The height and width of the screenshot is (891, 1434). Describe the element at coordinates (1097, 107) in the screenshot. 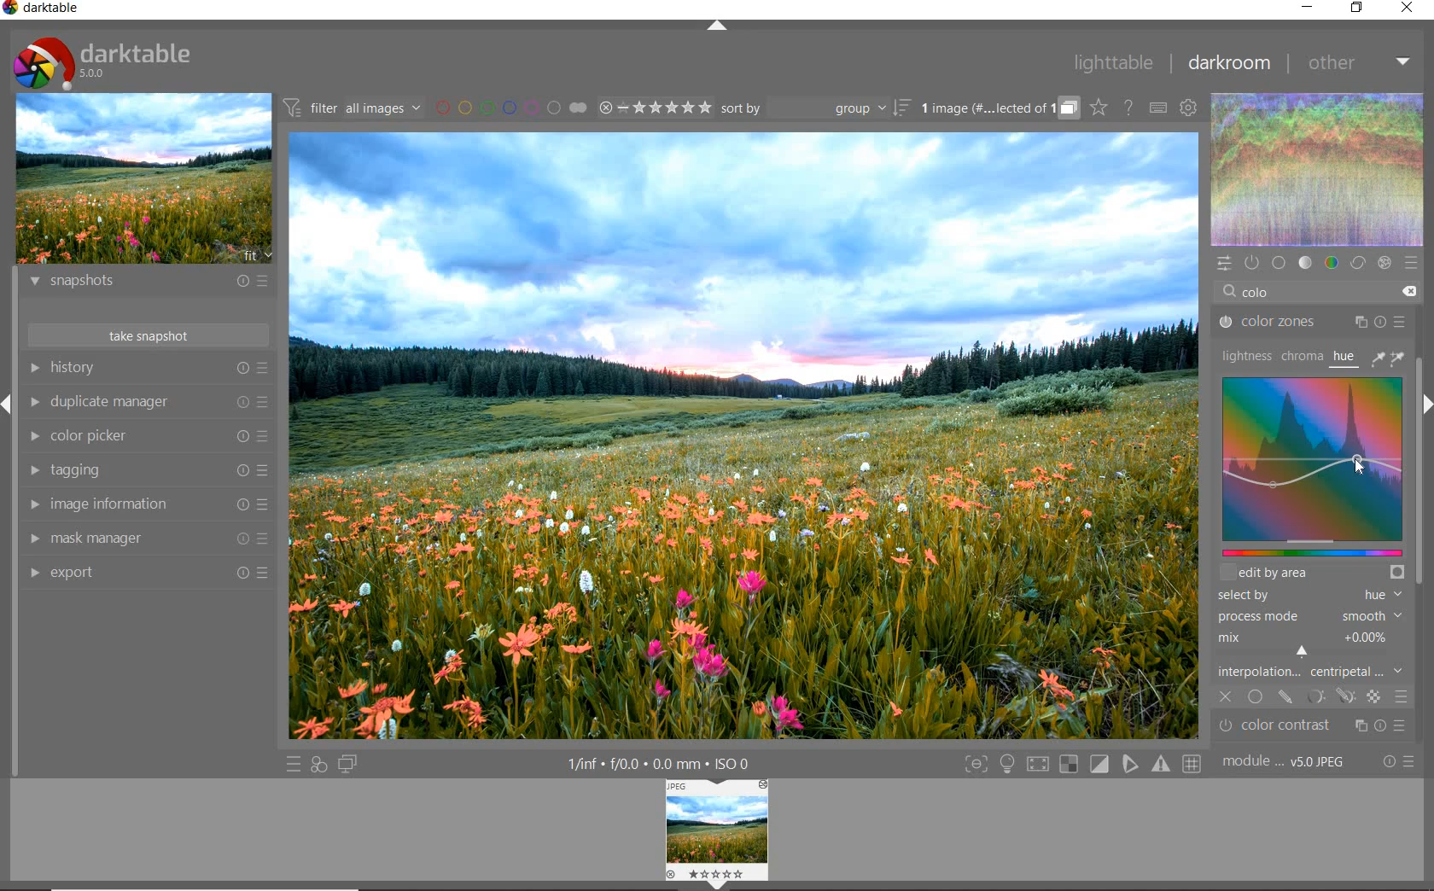

I see `click to change overlays on thumbnails` at that location.